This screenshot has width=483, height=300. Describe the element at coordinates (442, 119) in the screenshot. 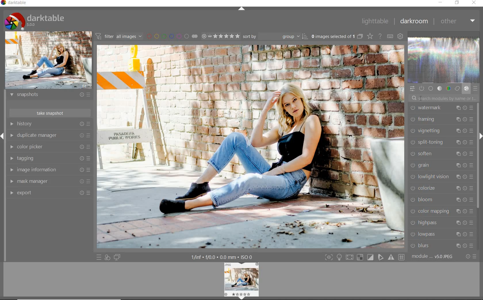

I see `framing` at that location.